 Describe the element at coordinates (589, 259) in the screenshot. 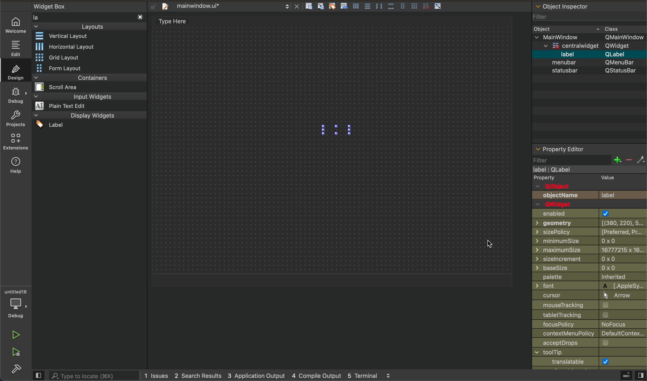

I see `size` at that location.